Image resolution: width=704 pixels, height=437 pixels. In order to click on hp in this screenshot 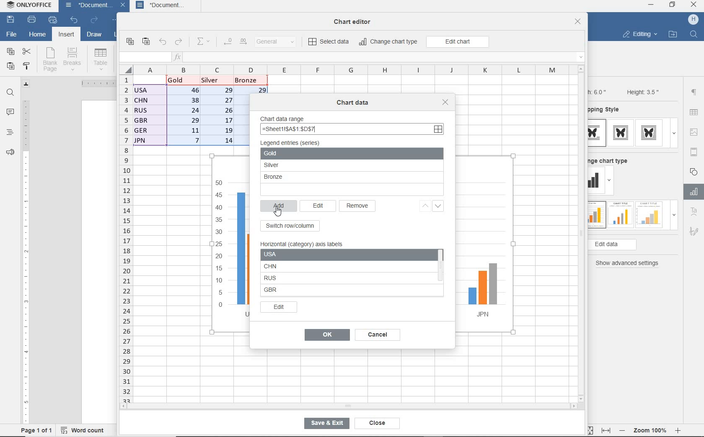, I will do `click(694, 20)`.